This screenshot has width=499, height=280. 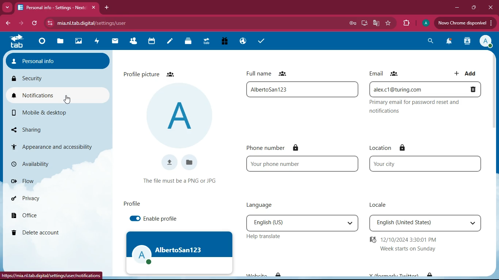 What do you see at coordinates (425, 223) in the screenshot?
I see `locale` at bounding box center [425, 223].